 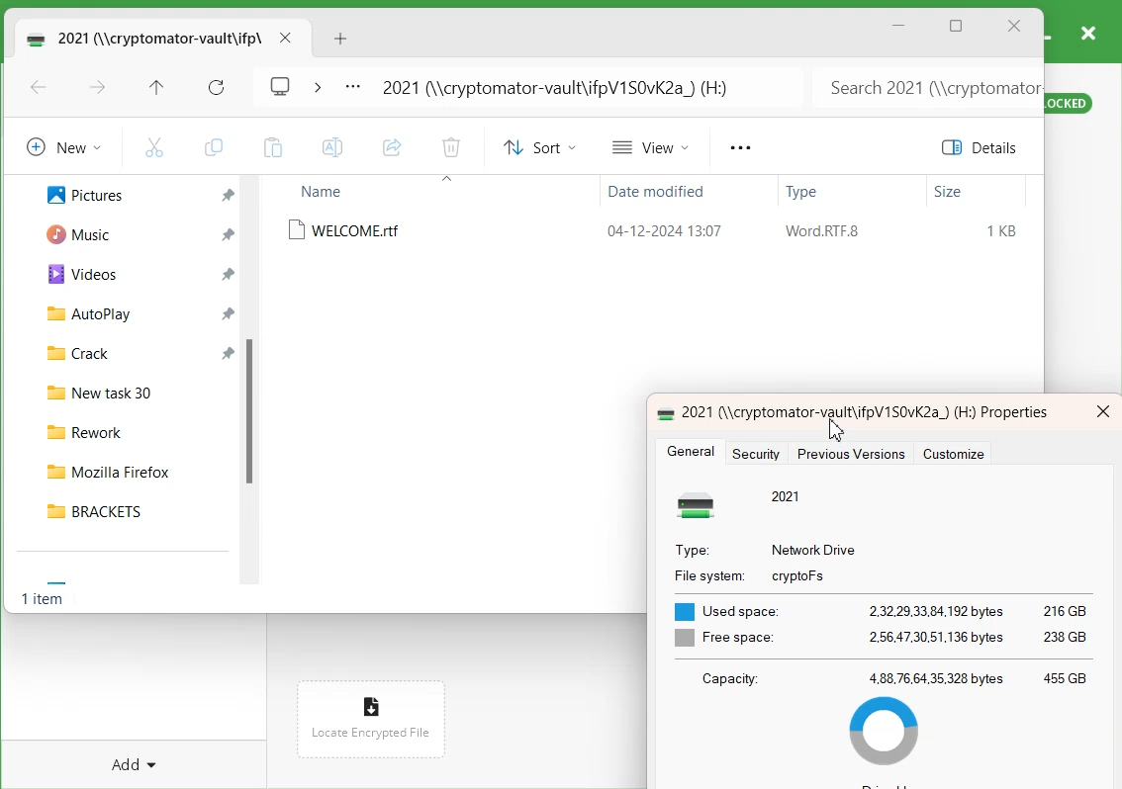 I want to click on icon, so click(x=662, y=411).